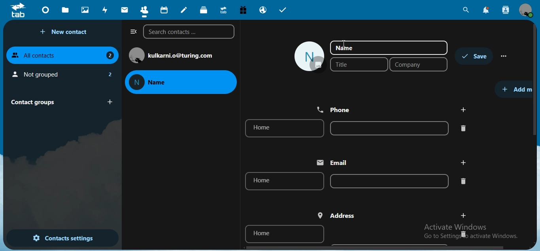 This screenshot has width=540, height=251. What do you see at coordinates (185, 10) in the screenshot?
I see `notes` at bounding box center [185, 10].